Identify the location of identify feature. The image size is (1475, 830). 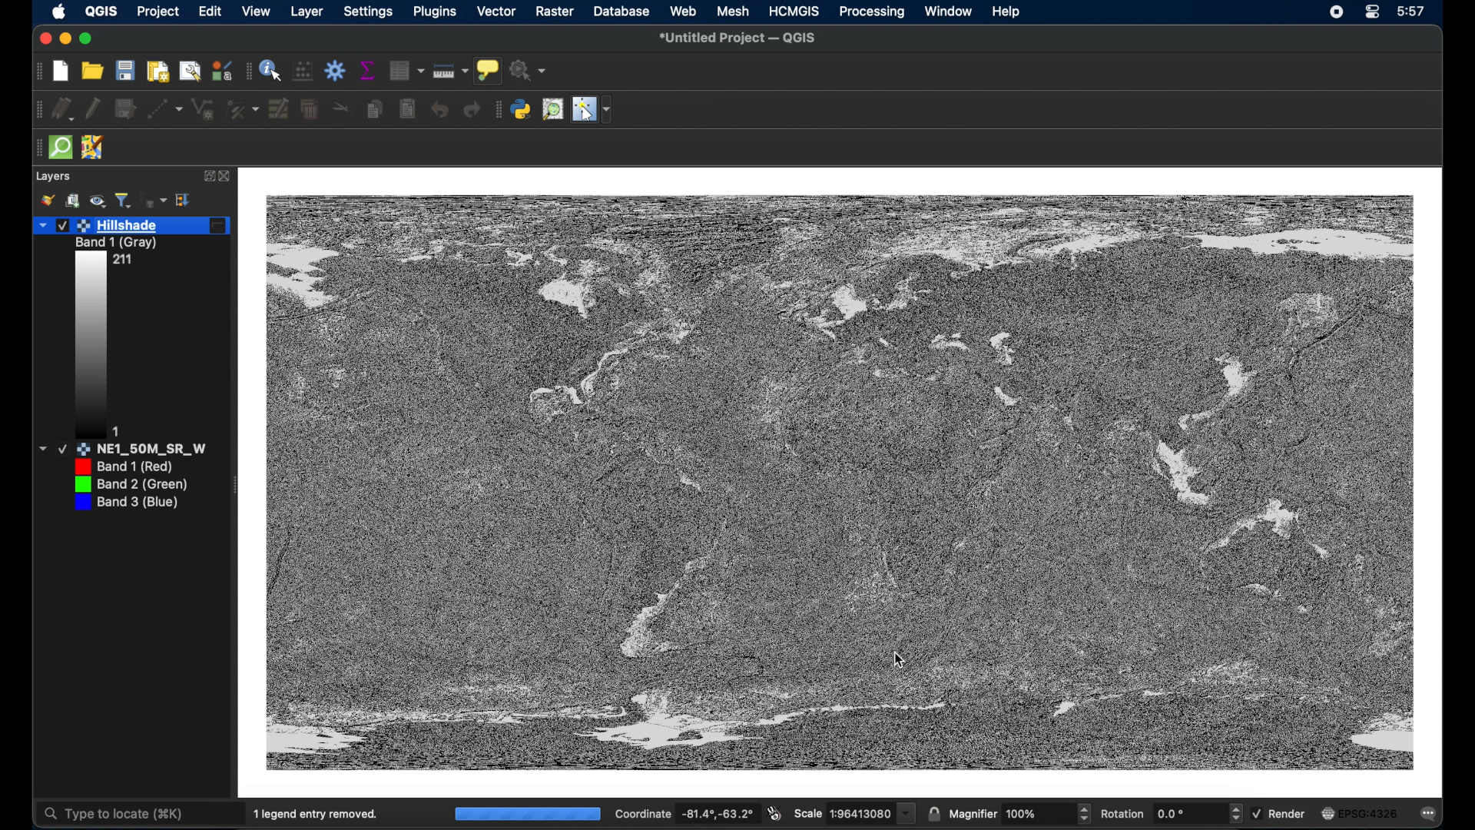
(271, 70).